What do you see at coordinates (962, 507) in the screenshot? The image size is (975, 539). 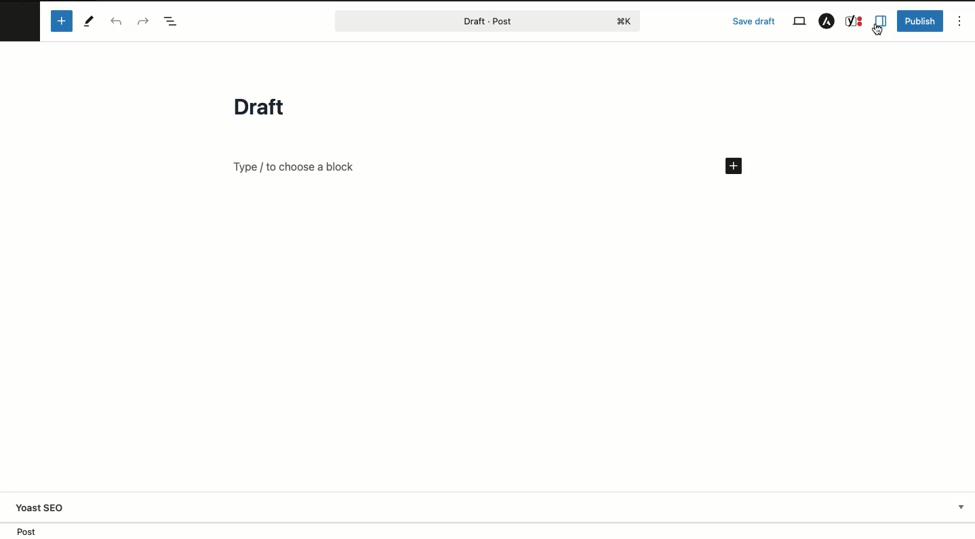 I see `Drop-down ` at bounding box center [962, 507].